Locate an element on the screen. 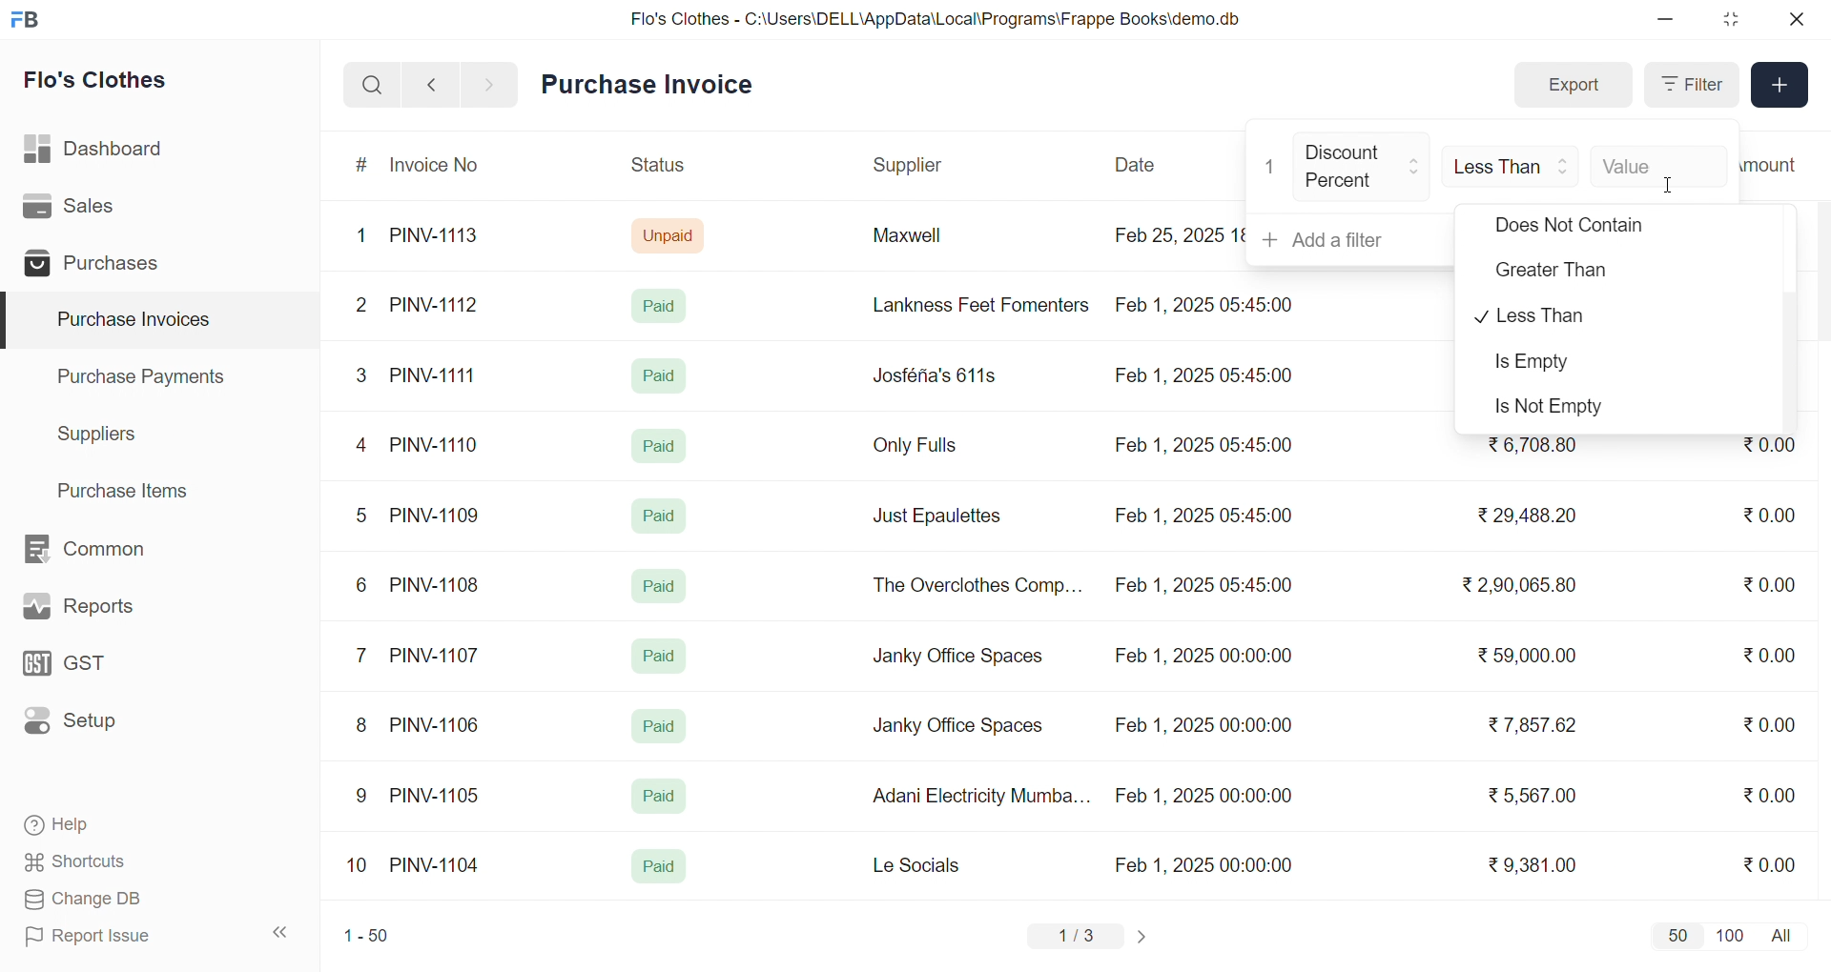 The image size is (1831, 972). Purchase Payments is located at coordinates (147, 375).